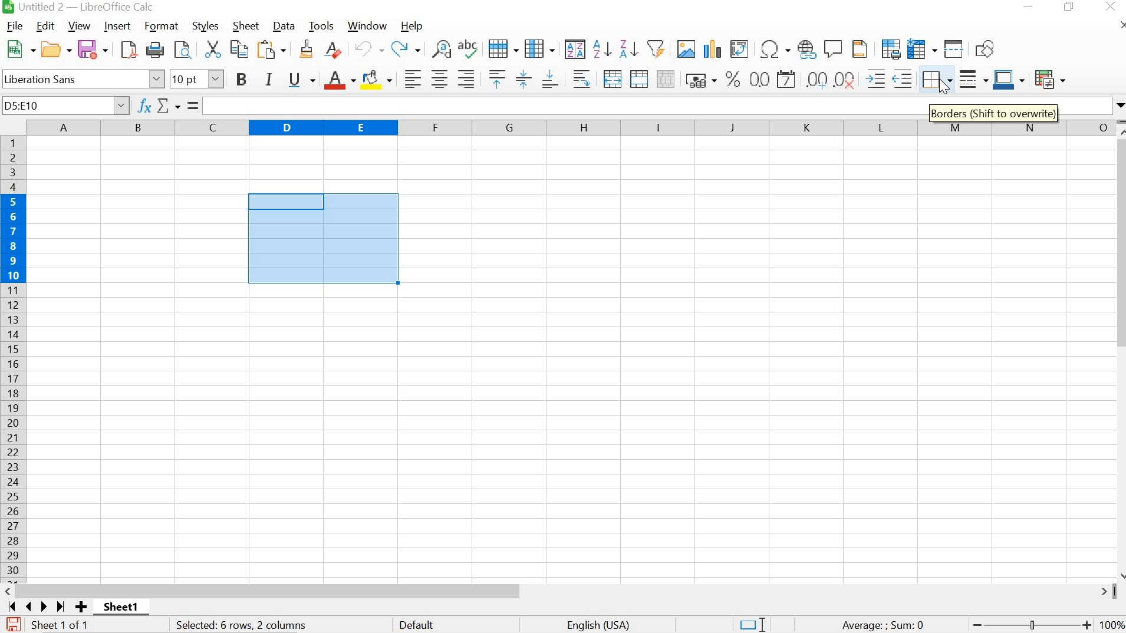 The width and height of the screenshot is (1126, 633). Describe the element at coordinates (213, 48) in the screenshot. I see `CUT` at that location.